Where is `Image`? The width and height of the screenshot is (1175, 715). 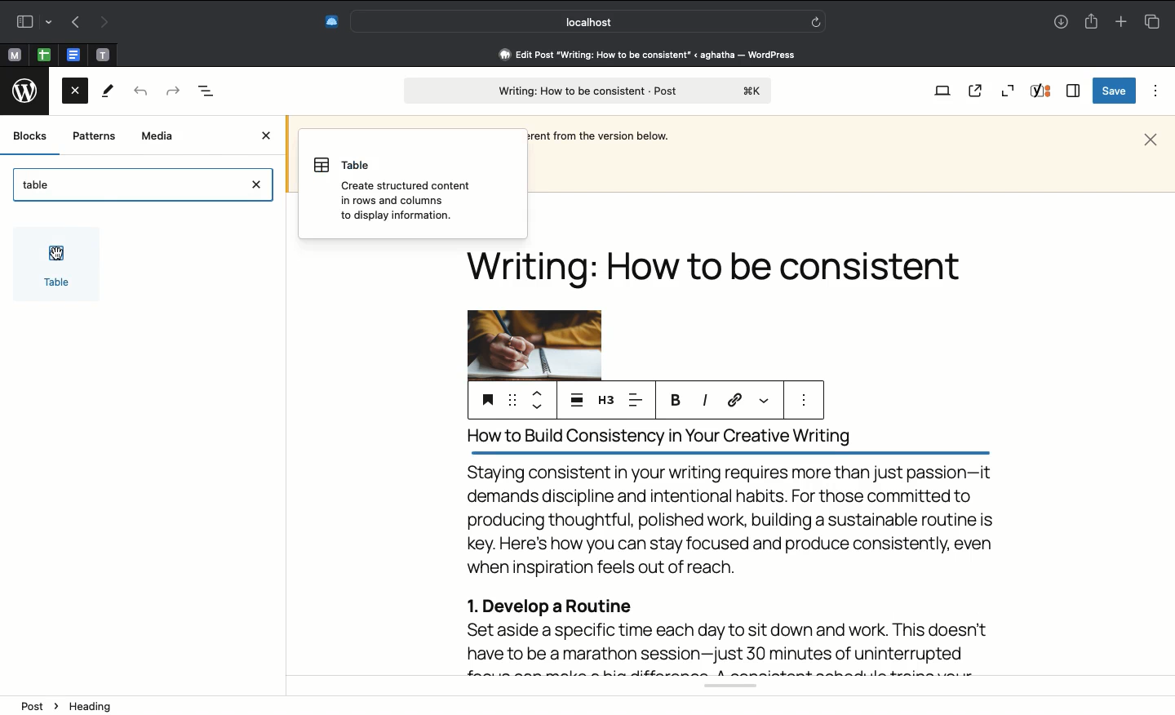 Image is located at coordinates (533, 344).